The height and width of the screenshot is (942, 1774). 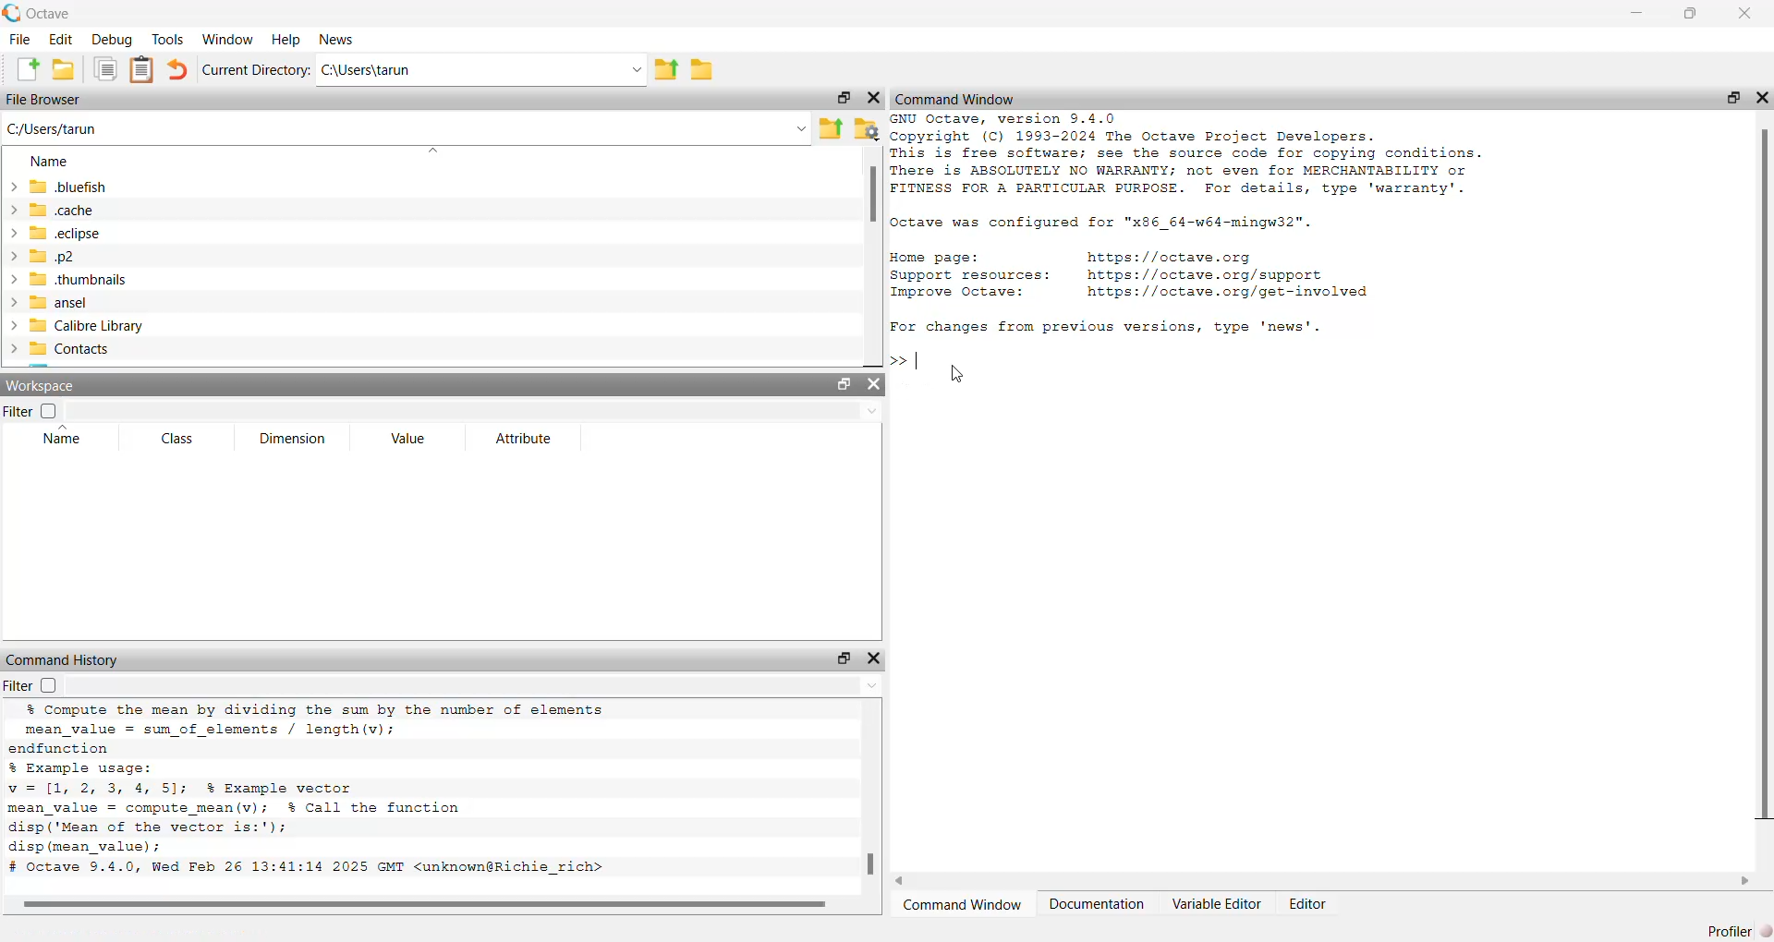 I want to click on .eclipse, so click(x=66, y=232).